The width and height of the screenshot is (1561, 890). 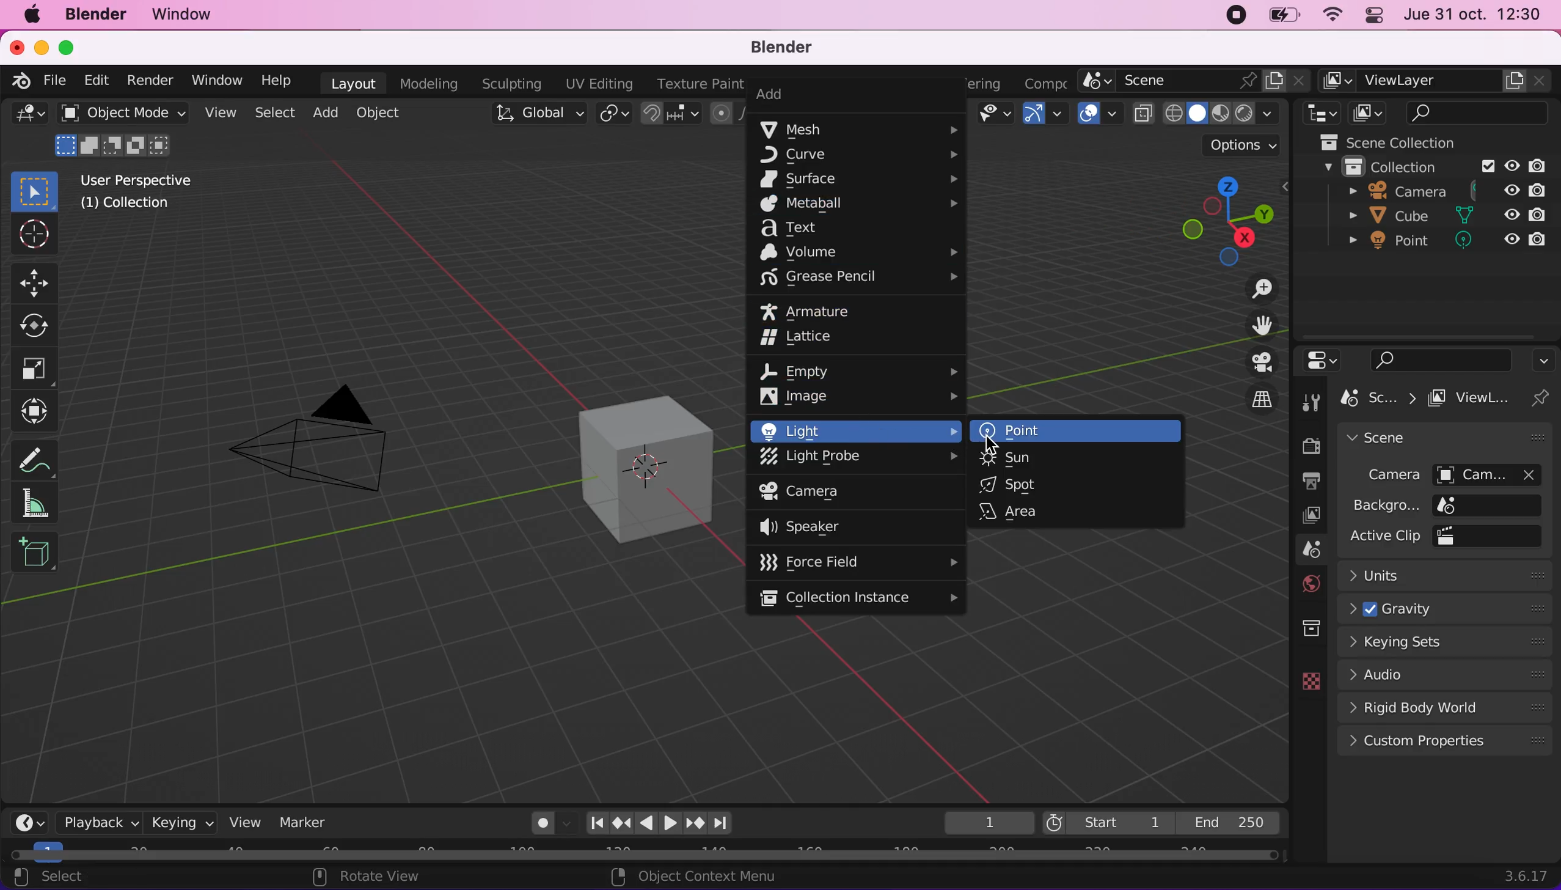 What do you see at coordinates (860, 457) in the screenshot?
I see `light probe` at bounding box center [860, 457].